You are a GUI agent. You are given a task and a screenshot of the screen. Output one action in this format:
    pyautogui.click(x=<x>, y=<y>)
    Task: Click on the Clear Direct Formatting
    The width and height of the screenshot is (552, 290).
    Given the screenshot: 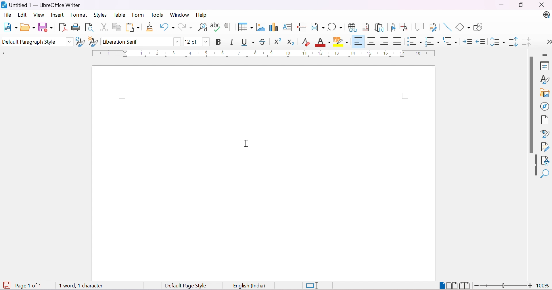 What is the action you would take?
    pyautogui.click(x=305, y=42)
    